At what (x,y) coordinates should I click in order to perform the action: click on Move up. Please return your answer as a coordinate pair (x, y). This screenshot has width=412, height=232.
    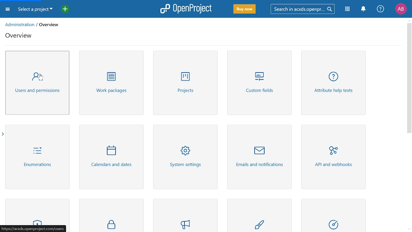
    Looking at the image, I should click on (408, 20).